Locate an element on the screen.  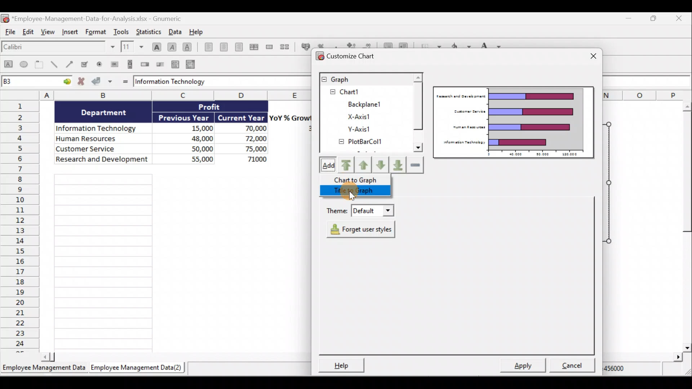
Close is located at coordinates (591, 58).